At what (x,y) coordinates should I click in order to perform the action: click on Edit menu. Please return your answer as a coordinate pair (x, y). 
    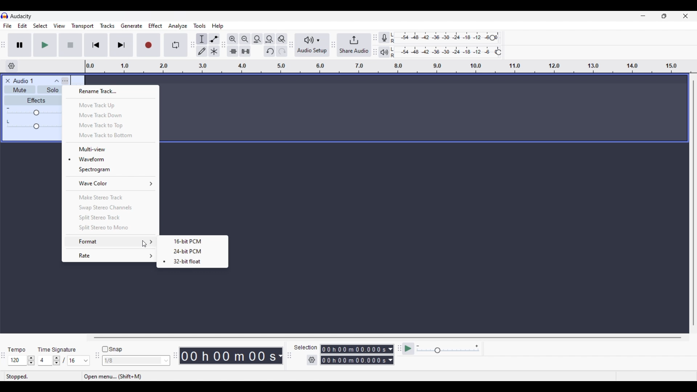
    Looking at the image, I should click on (23, 26).